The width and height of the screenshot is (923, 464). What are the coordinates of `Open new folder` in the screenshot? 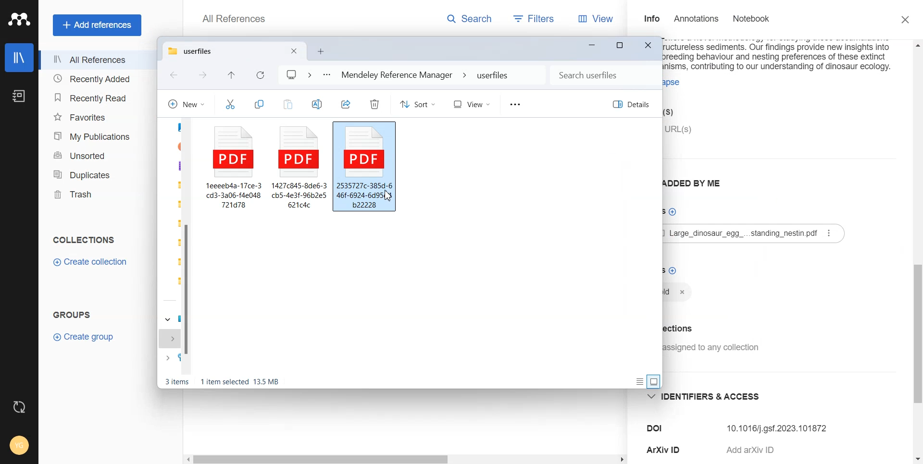 It's located at (321, 51).